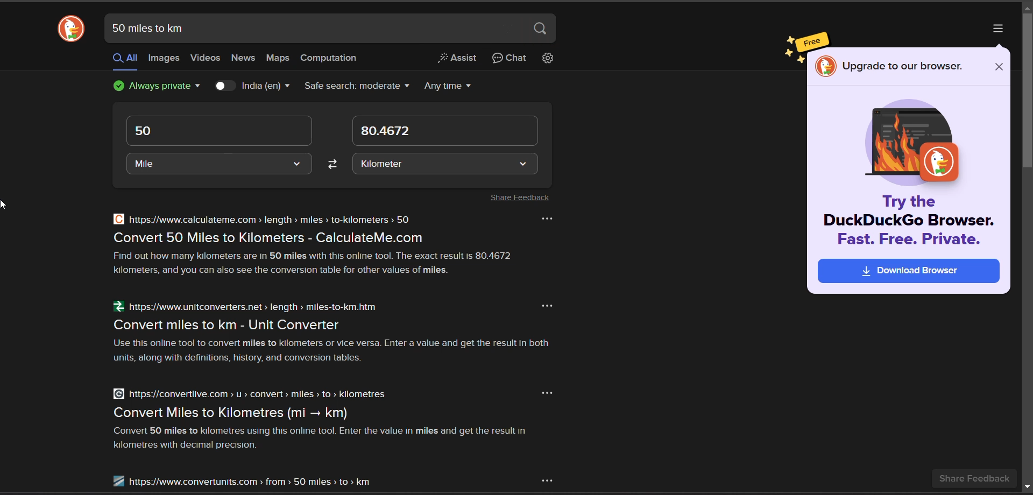 The height and width of the screenshot is (495, 1033). I want to click on 80.4672, so click(386, 132).